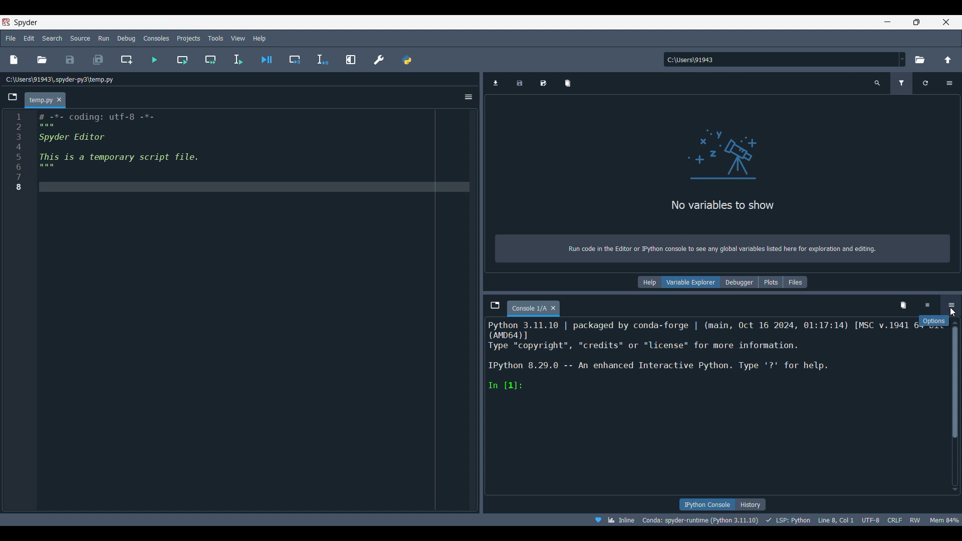  I want to click on PYTHONPATH manager, so click(407, 60).